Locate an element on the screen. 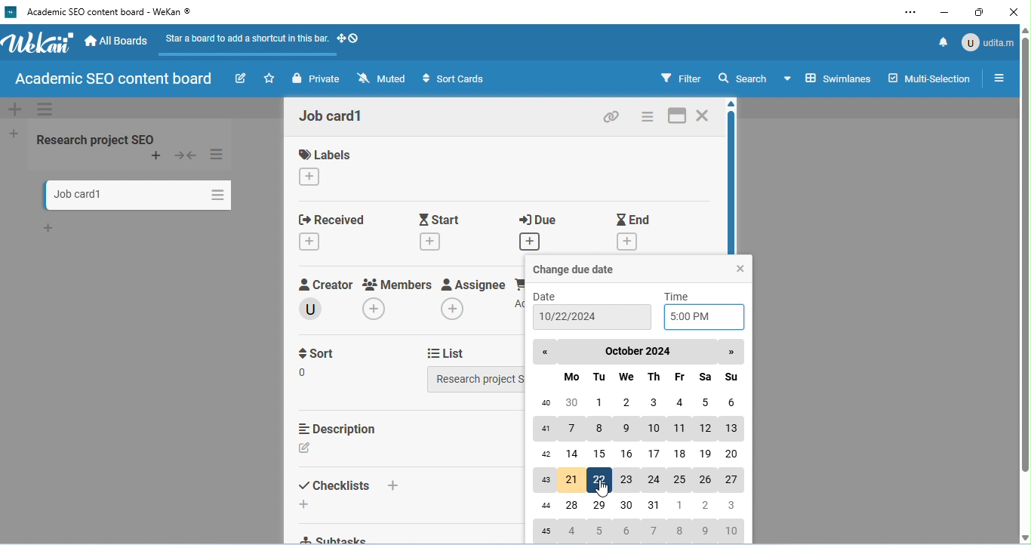 This screenshot has width=1031, height=545. add swimelane is located at coordinates (16, 109).